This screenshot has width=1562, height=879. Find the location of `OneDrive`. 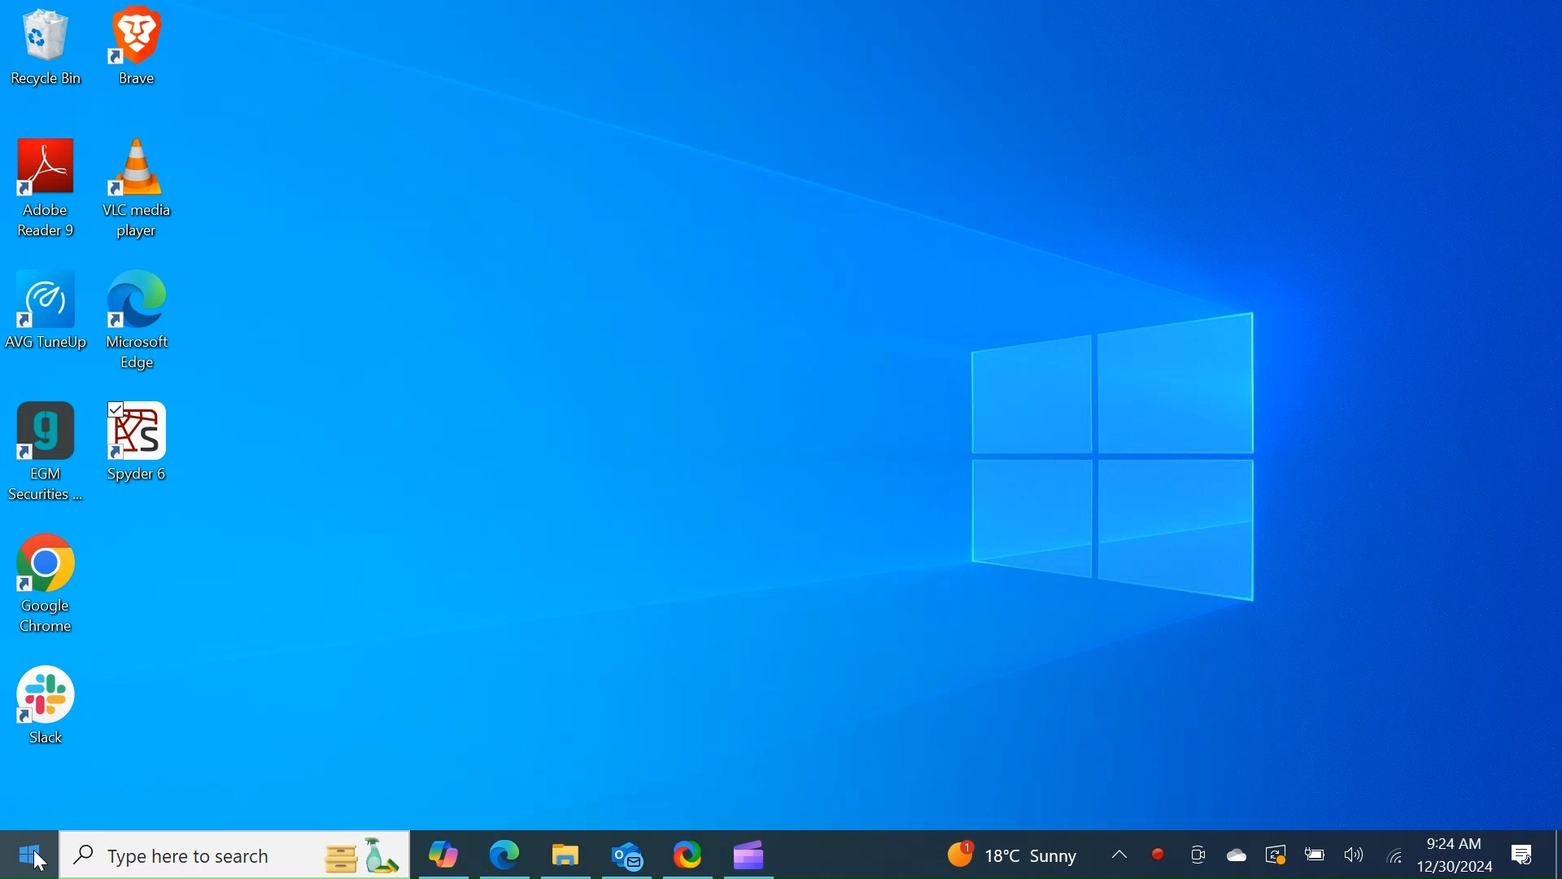

OneDrive is located at coordinates (1237, 852).